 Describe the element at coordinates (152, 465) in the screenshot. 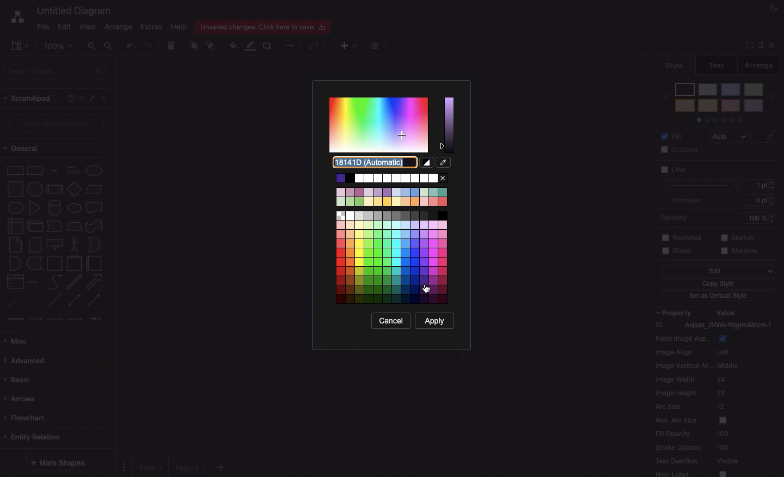

I see `Page 1` at that location.